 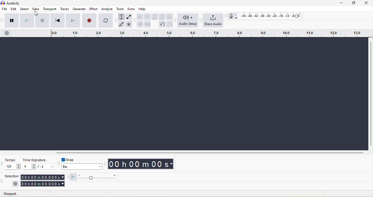 What do you see at coordinates (231, 16) in the screenshot?
I see `recording meter` at bounding box center [231, 16].